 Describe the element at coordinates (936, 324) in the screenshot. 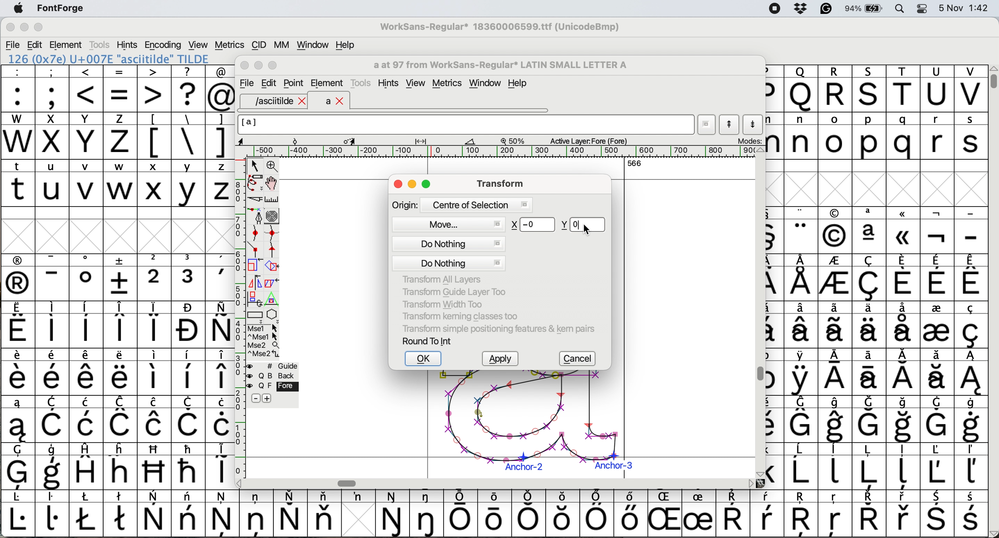

I see `symbol` at that location.